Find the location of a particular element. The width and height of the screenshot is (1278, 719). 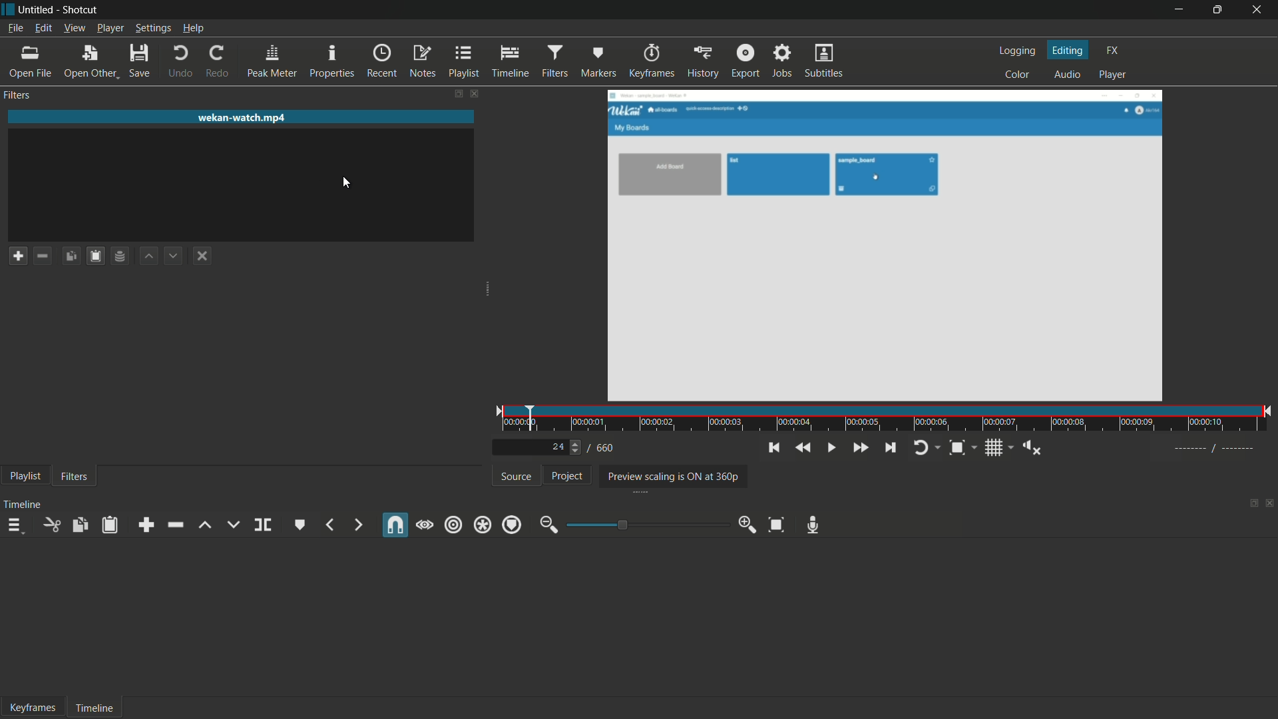

notes is located at coordinates (422, 61).